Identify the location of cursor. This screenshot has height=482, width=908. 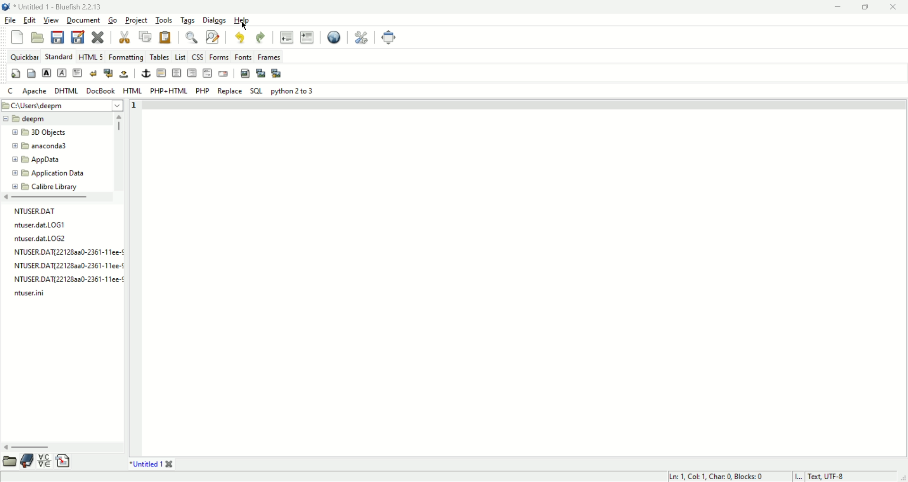
(246, 26).